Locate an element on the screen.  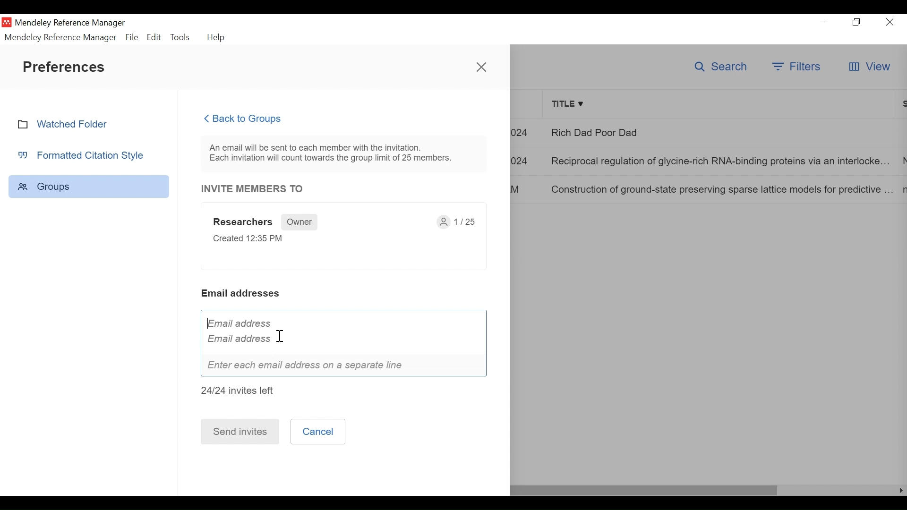
Edit is located at coordinates (154, 37).